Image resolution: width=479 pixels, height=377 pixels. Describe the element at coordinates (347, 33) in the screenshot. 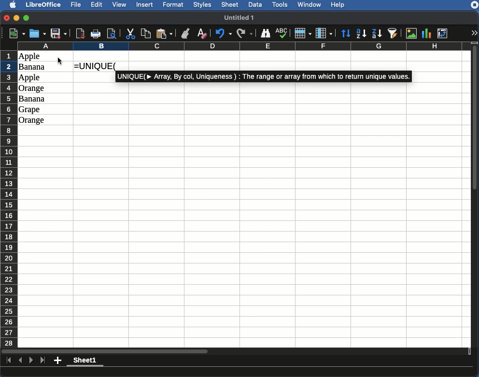

I see `Sort` at that location.